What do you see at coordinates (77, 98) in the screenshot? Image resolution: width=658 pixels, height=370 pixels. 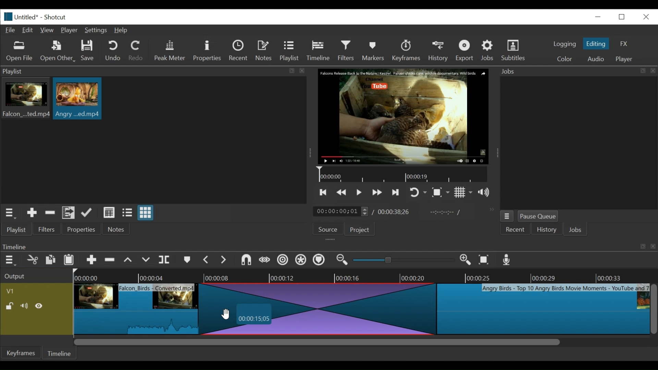 I see `clip` at bounding box center [77, 98].